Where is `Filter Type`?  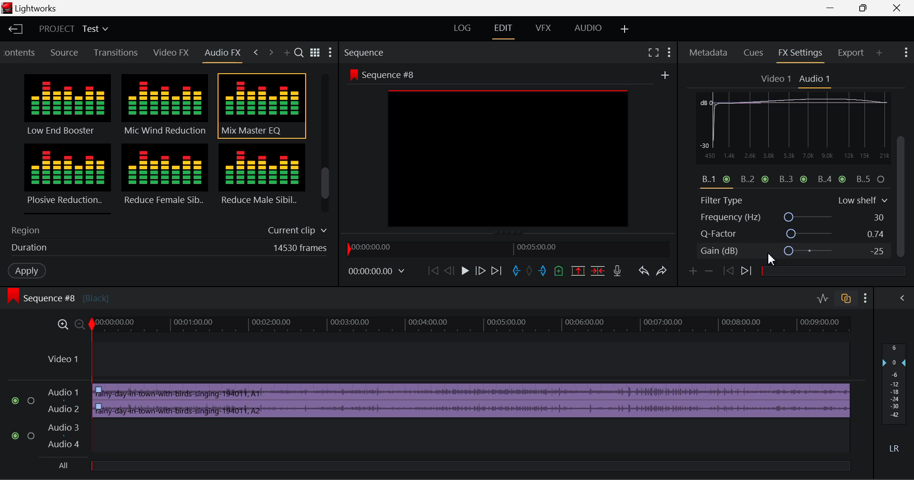 Filter Type is located at coordinates (794, 199).